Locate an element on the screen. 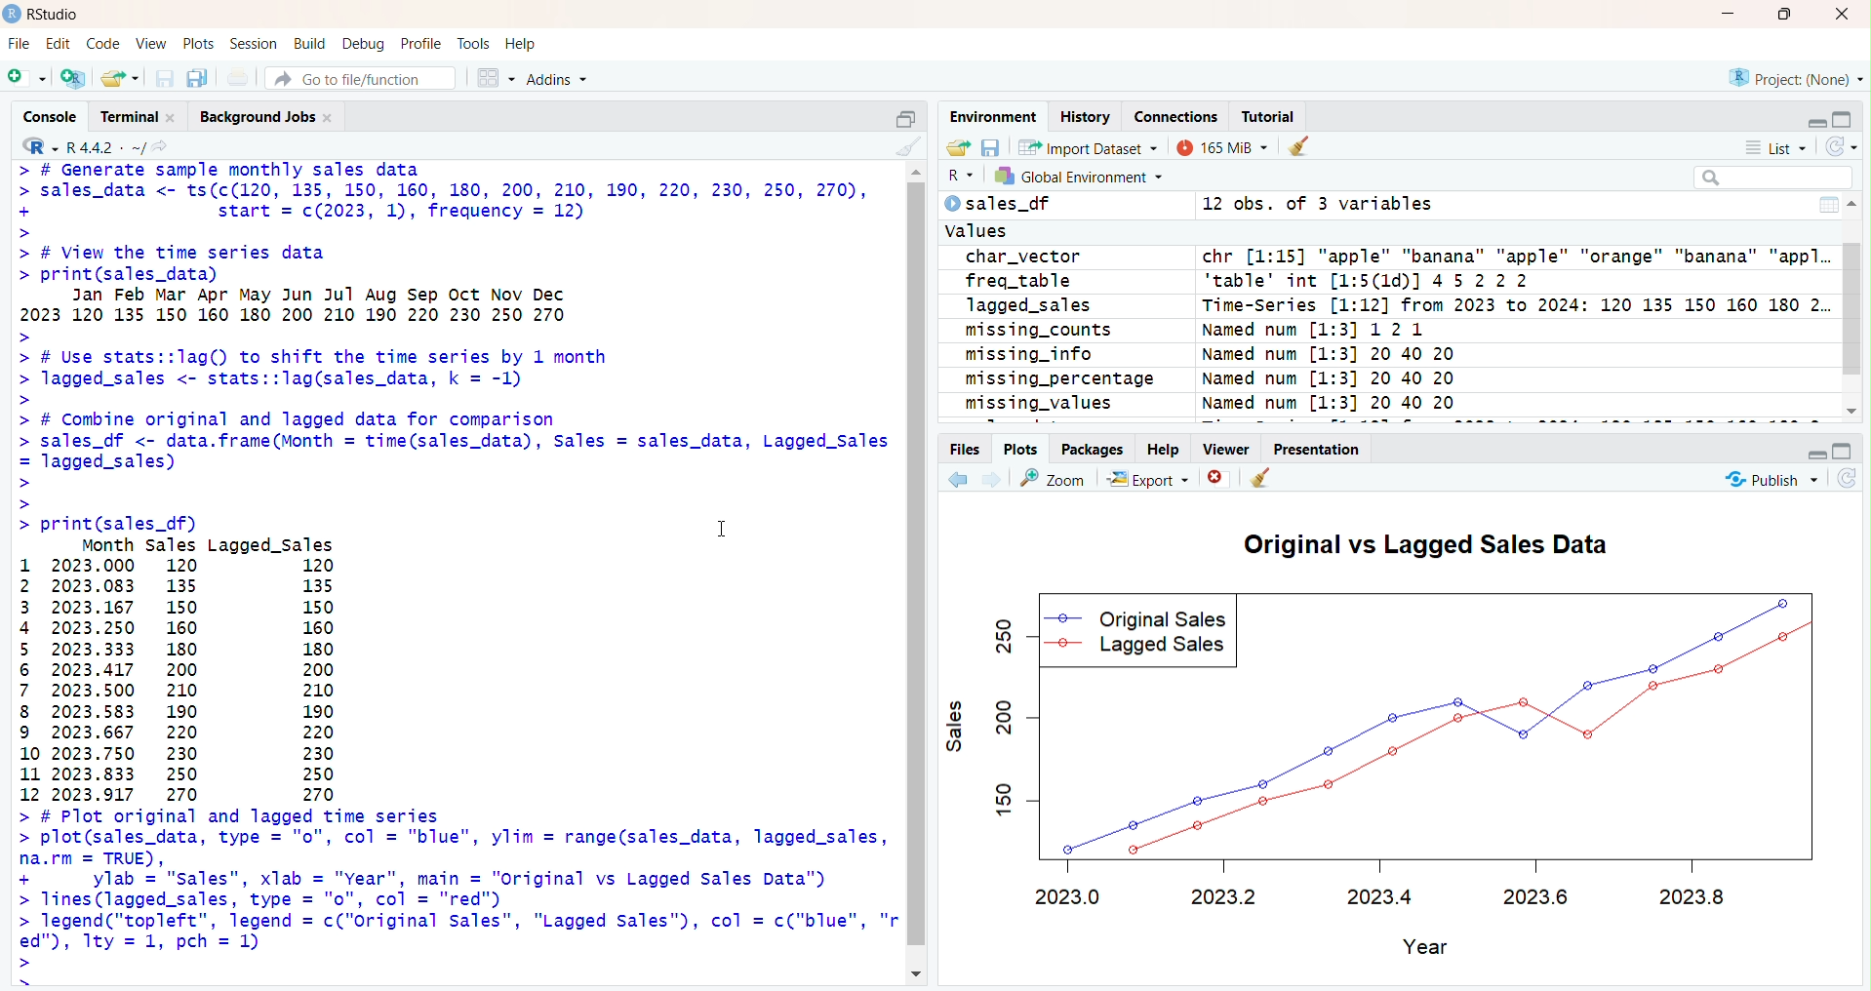 The height and width of the screenshot is (991, 1871). expand is located at coordinates (1816, 455).